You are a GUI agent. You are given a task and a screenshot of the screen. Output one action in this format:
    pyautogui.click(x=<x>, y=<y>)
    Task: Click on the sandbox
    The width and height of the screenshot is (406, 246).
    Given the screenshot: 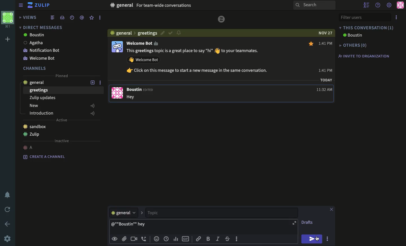 What is the action you would take?
    pyautogui.click(x=36, y=126)
    